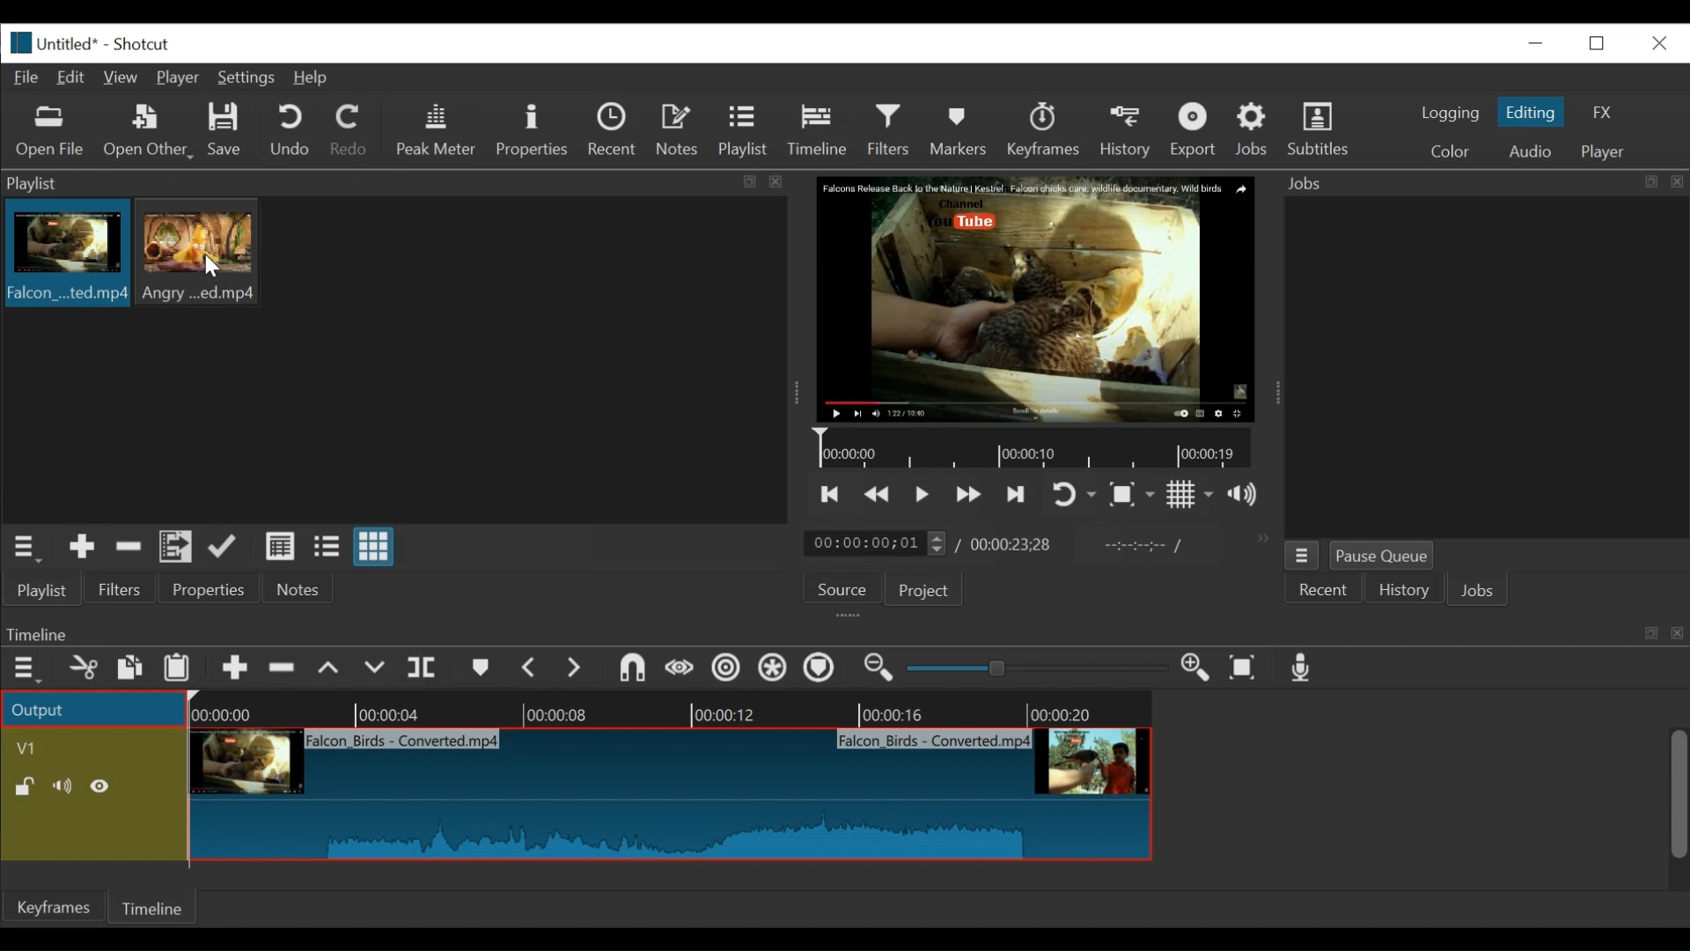 Image resolution: width=1690 pixels, height=951 pixels. Describe the element at coordinates (122, 77) in the screenshot. I see `View` at that location.